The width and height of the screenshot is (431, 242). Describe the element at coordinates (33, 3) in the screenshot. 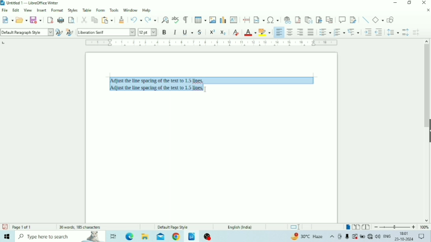

I see `Title` at that location.